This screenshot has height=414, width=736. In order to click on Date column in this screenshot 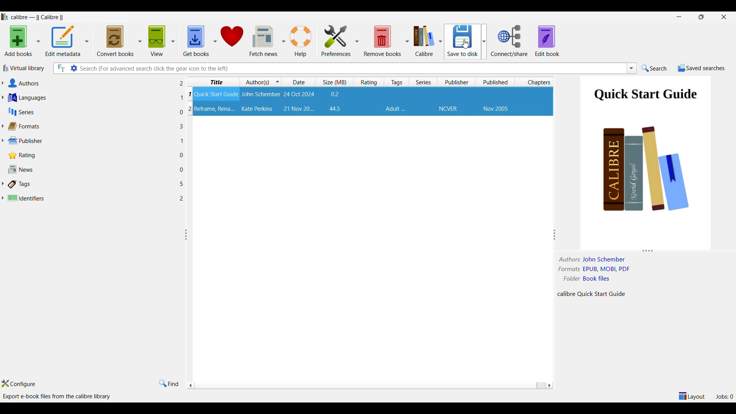, I will do `click(300, 82)`.